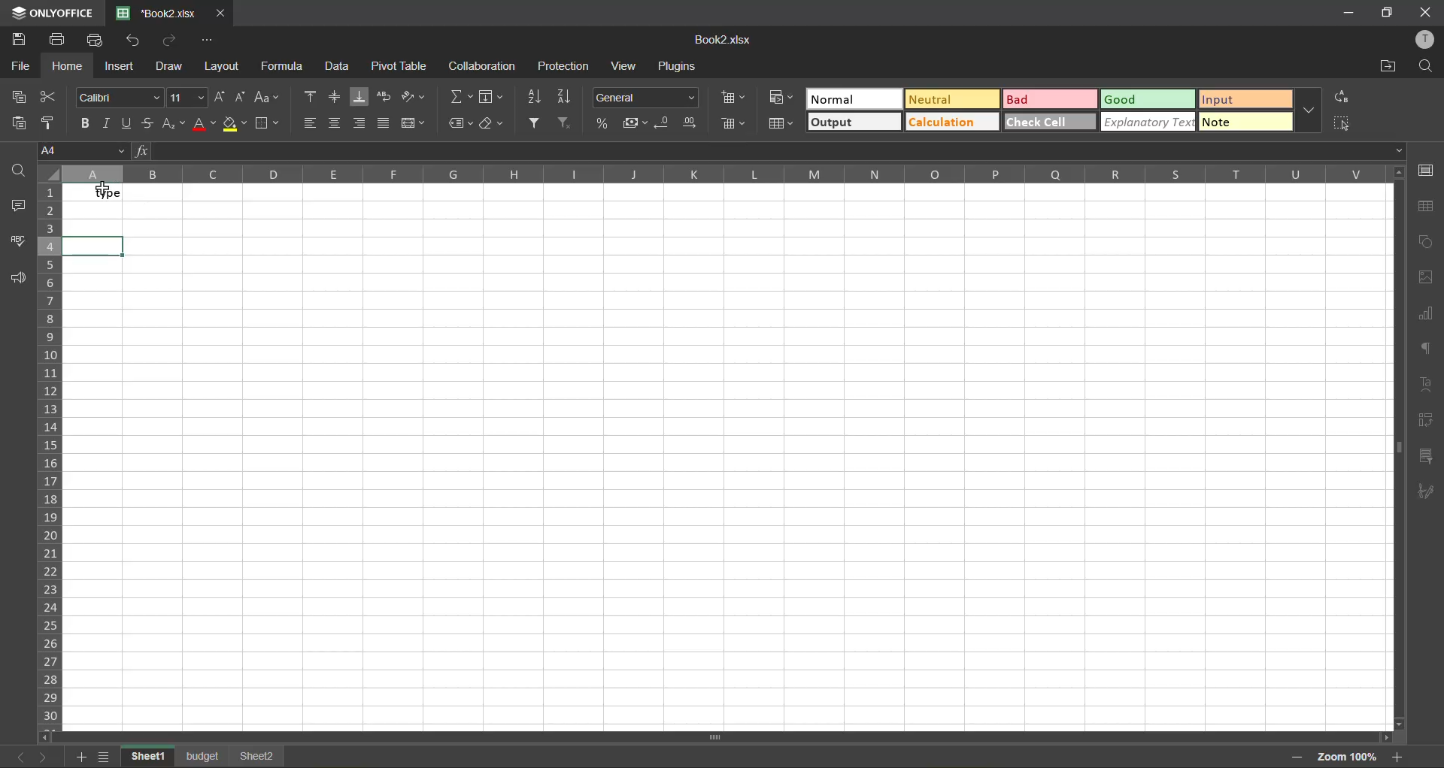 The width and height of the screenshot is (1444, 768). Describe the element at coordinates (21, 121) in the screenshot. I see `paste` at that location.